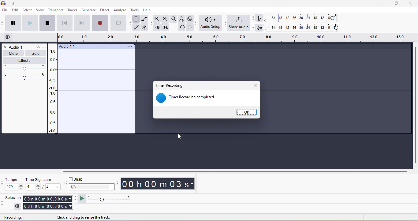 Image resolution: width=418 pixels, height=221 pixels. I want to click on share audio, so click(239, 23).